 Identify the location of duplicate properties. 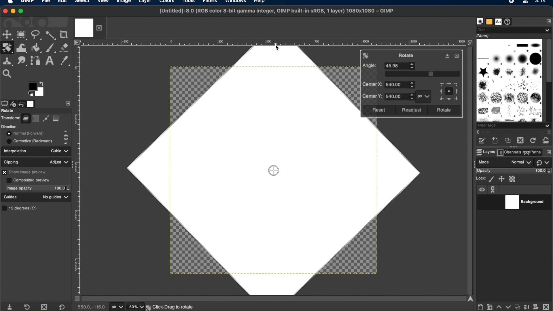
(516, 306).